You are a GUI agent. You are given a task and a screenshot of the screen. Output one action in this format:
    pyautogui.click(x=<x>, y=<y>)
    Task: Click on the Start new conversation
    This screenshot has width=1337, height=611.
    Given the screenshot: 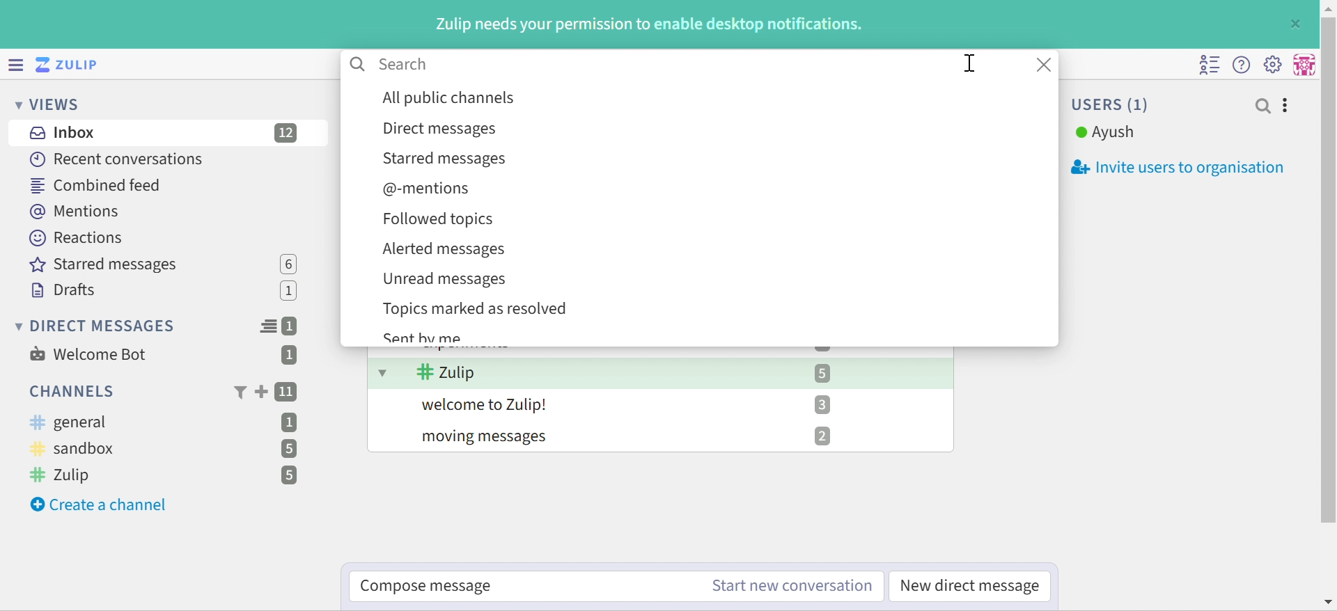 What is the action you would take?
    pyautogui.click(x=792, y=587)
    